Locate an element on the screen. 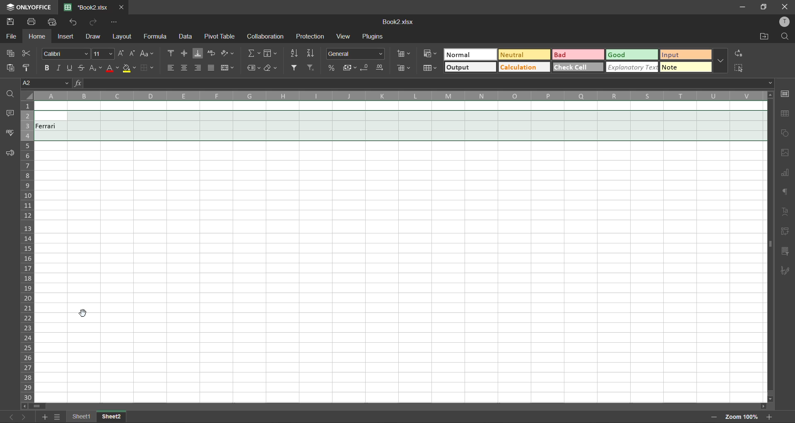 Image resolution: width=795 pixels, height=423 pixels. neutral is located at coordinates (524, 55).